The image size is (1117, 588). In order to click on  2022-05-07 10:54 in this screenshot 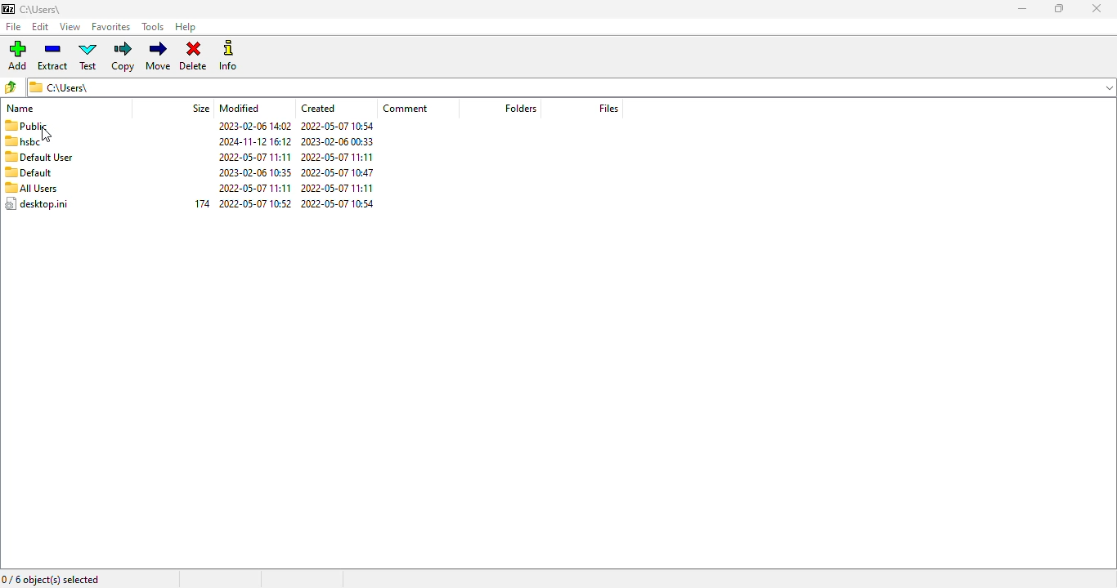, I will do `click(342, 204)`.